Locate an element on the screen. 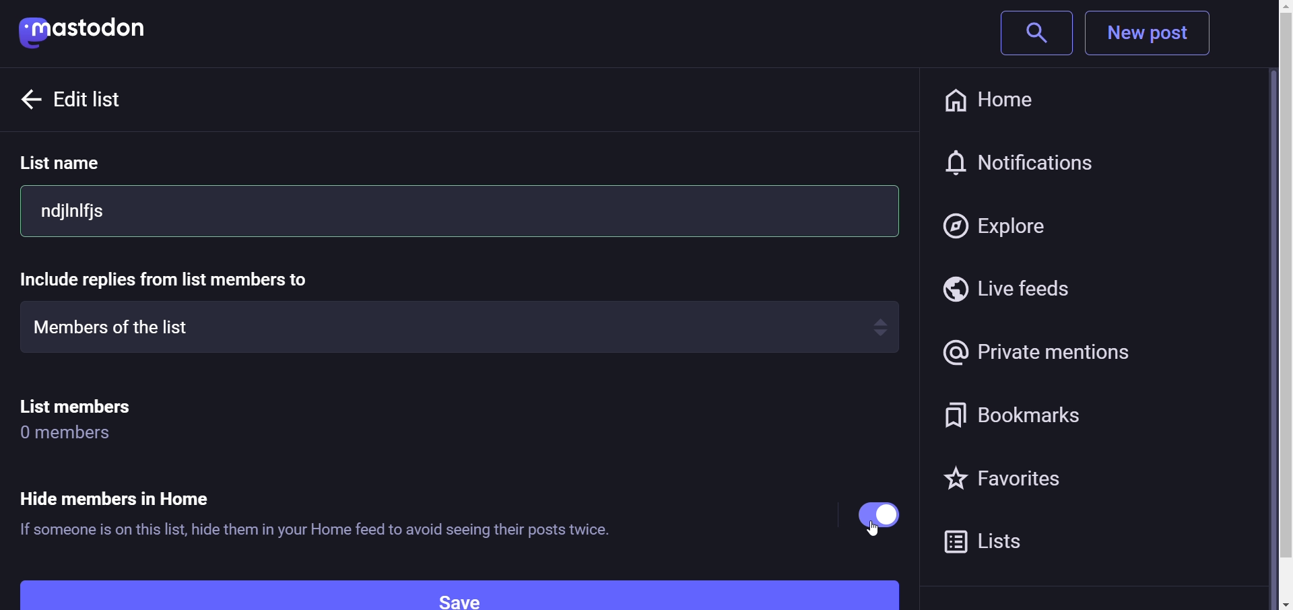  scroll up is located at coordinates (1272, 7).